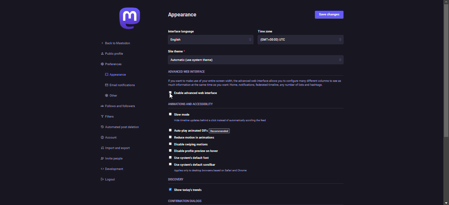 The width and height of the screenshot is (449, 205). What do you see at coordinates (184, 32) in the screenshot?
I see `Interface language` at bounding box center [184, 32].